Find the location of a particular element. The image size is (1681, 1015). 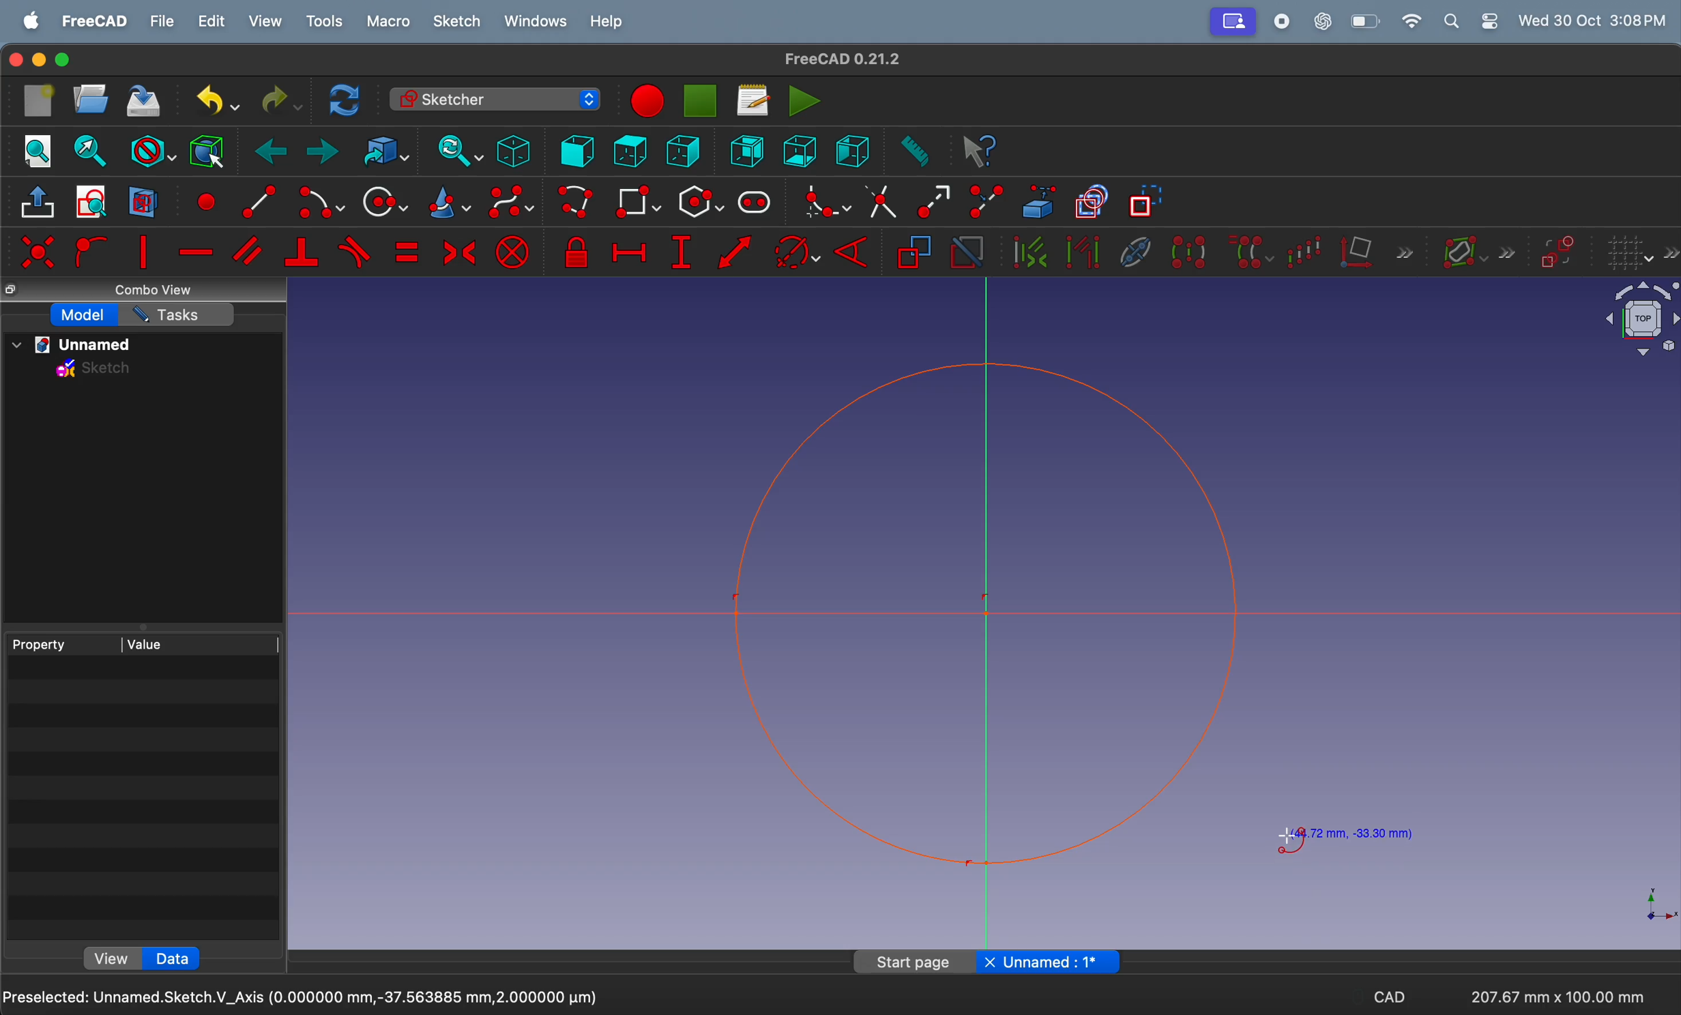

rectangular array is located at coordinates (1309, 250).